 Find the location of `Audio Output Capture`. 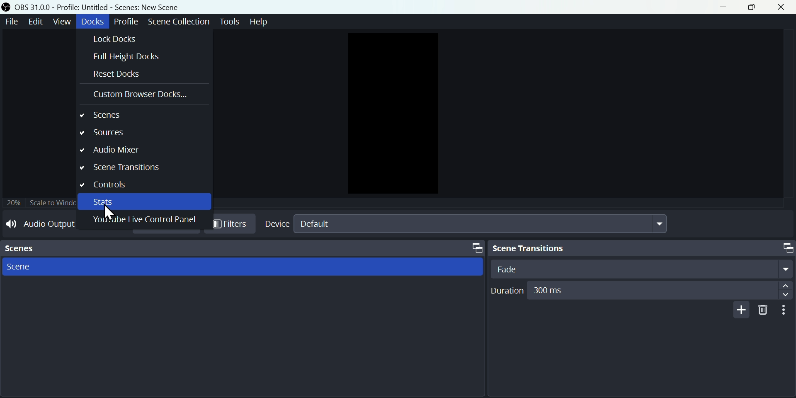

Audio Output Capture is located at coordinates (37, 225).